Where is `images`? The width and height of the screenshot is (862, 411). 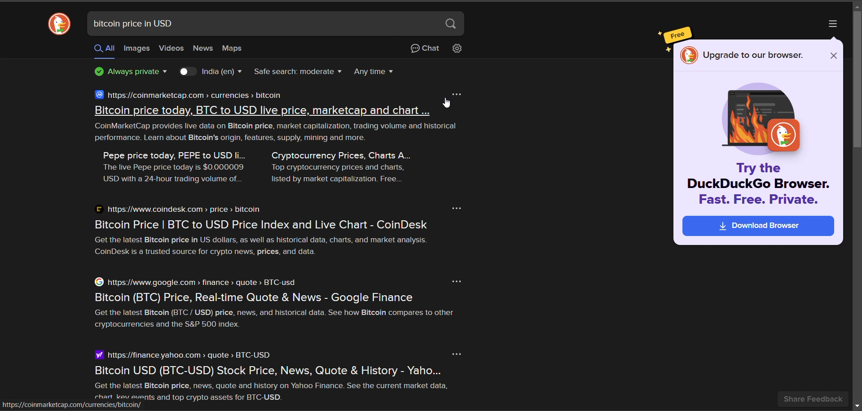 images is located at coordinates (137, 50).